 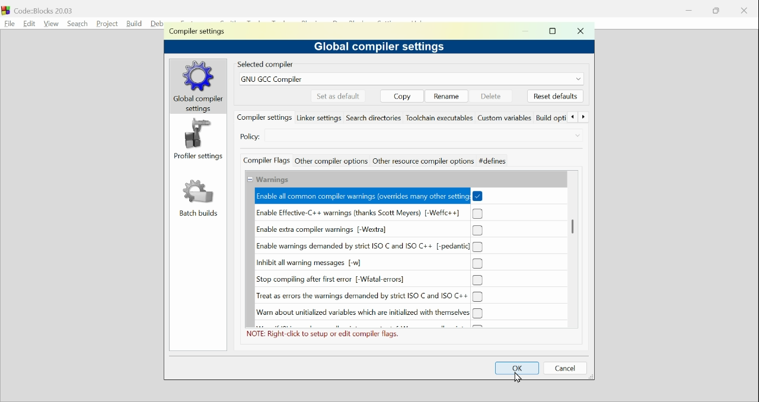 I want to click on (un)check Stop compiling after first error, so click(x=369, y=280).